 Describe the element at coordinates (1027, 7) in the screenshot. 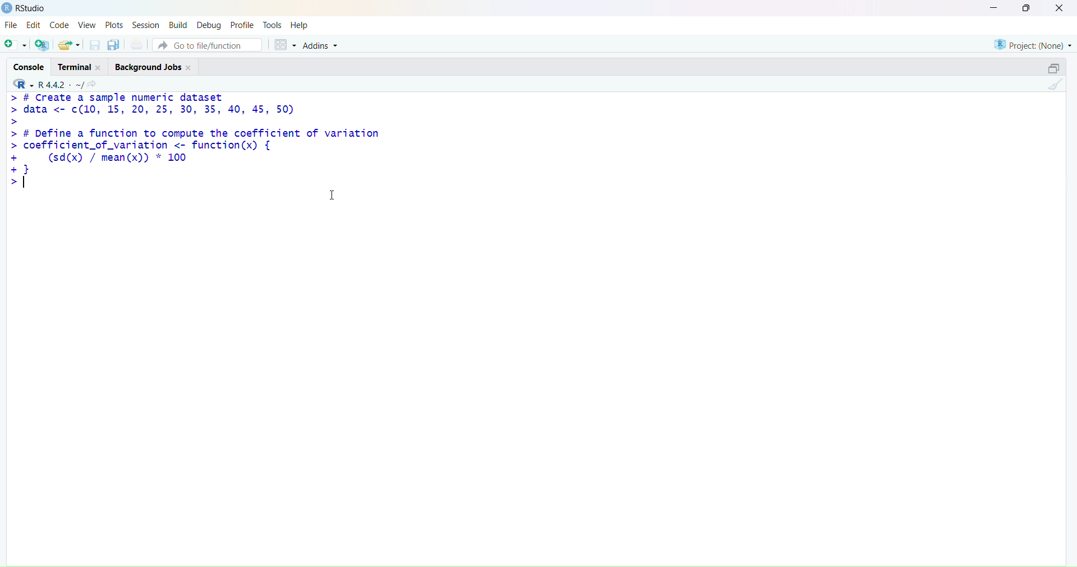

I see `maximise` at that location.